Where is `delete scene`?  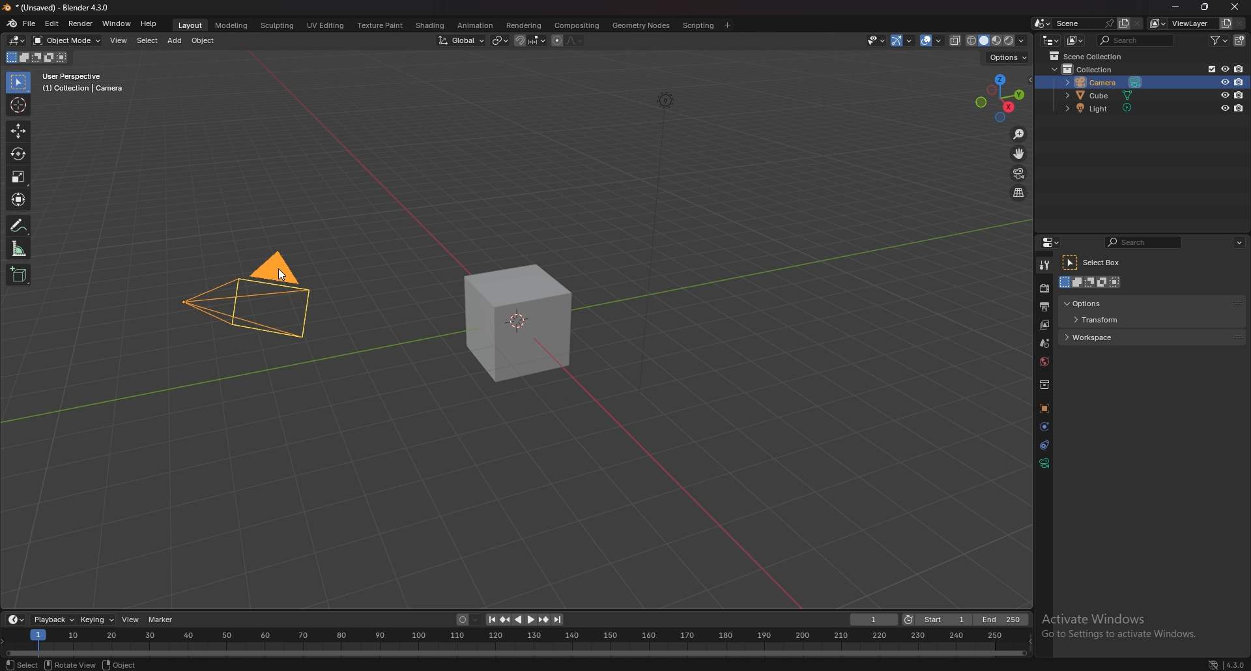
delete scene is located at coordinates (1138, 23).